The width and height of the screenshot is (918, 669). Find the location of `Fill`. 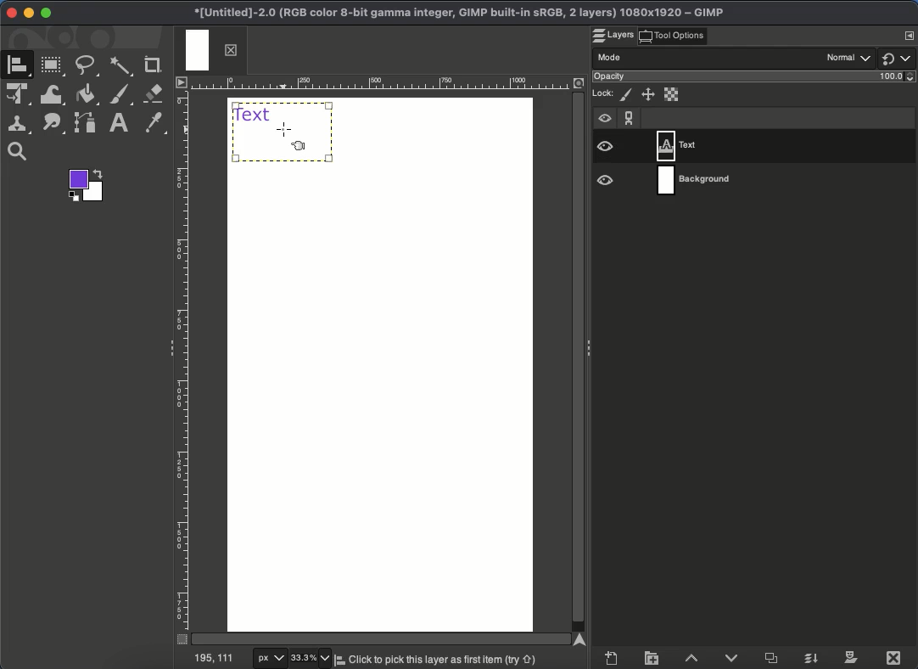

Fill is located at coordinates (86, 95).